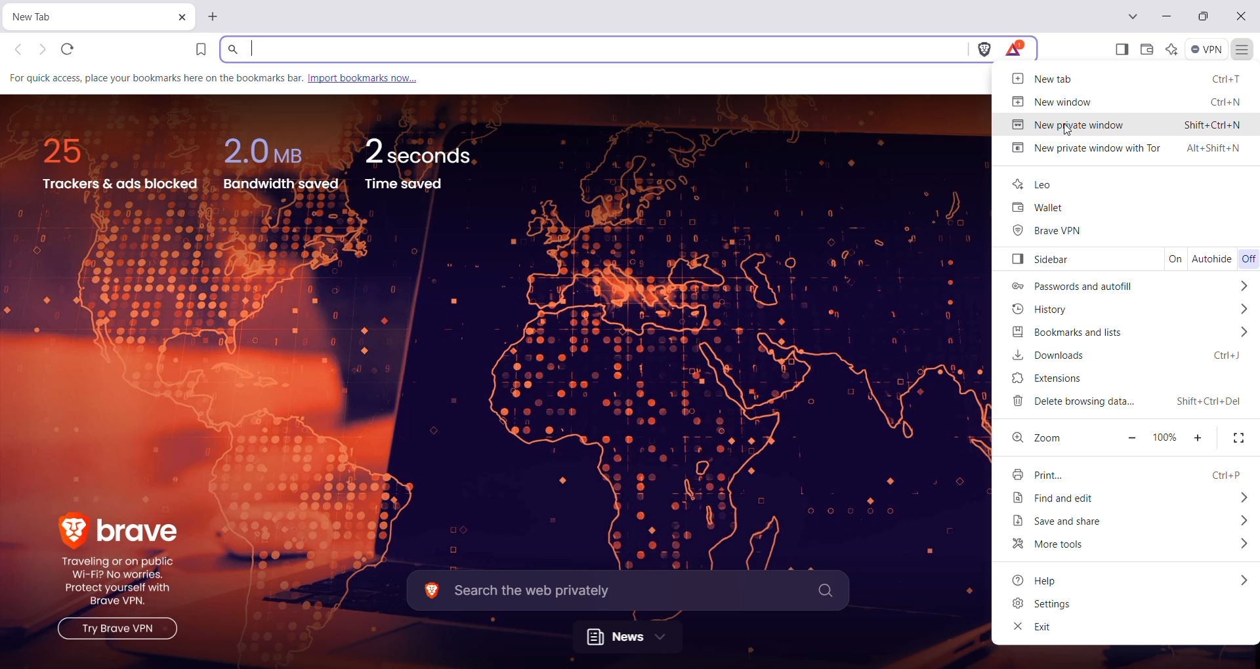 The image size is (1260, 669). Describe the element at coordinates (1240, 438) in the screenshot. I see `Fullscreen` at that location.